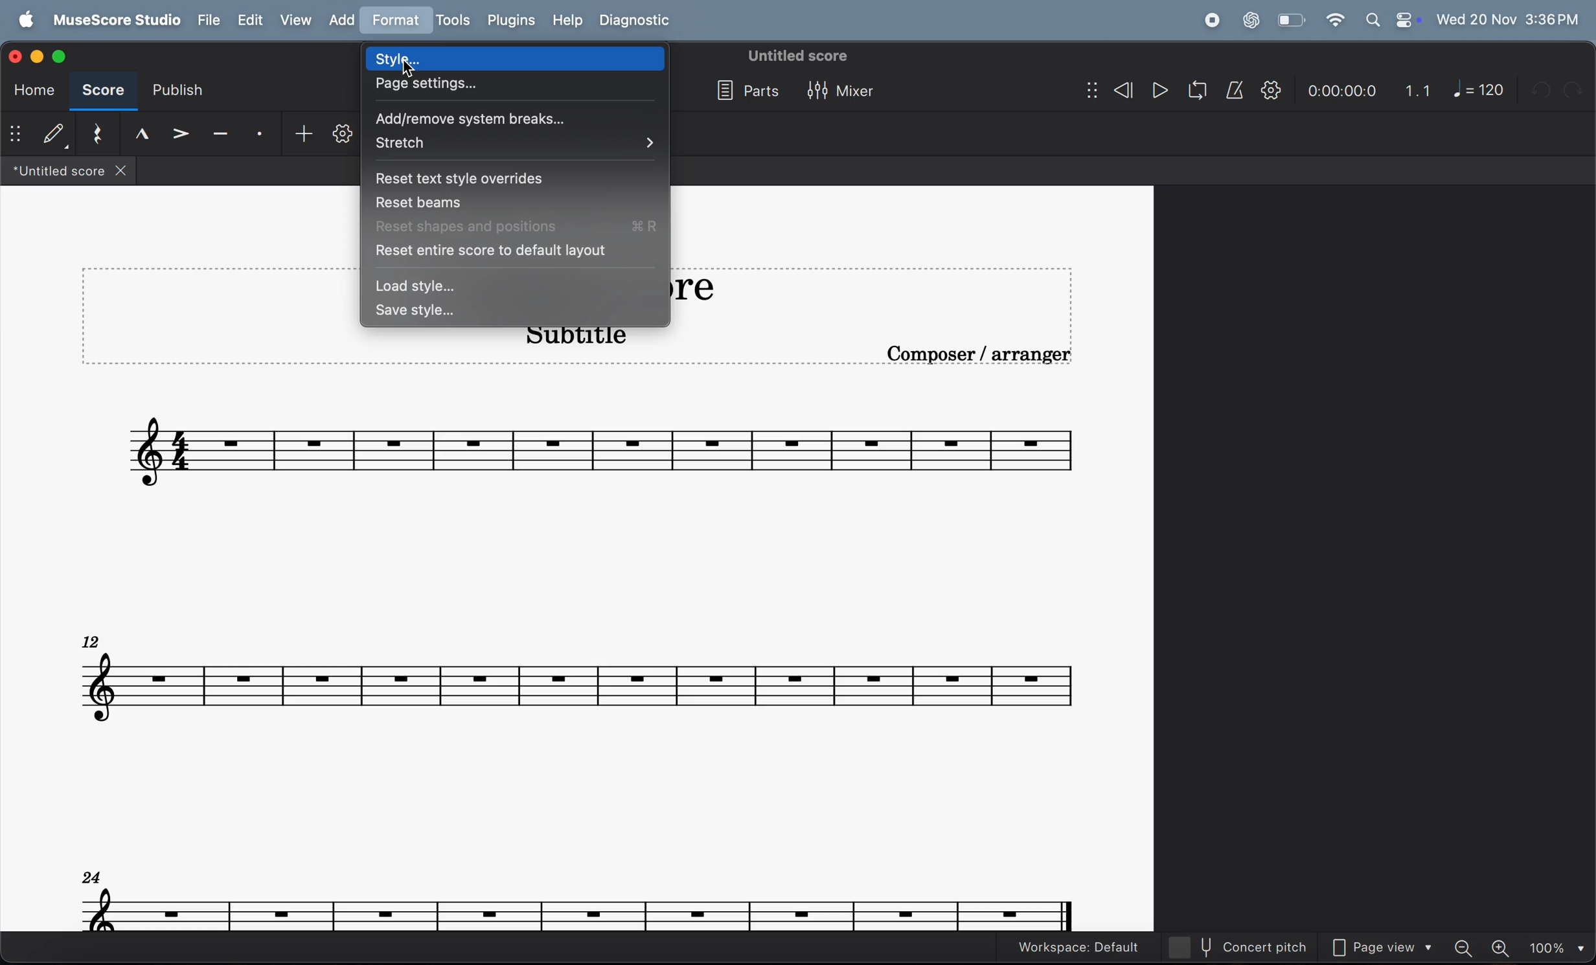 The image size is (1596, 965). I want to click on diagnostics, so click(638, 21).